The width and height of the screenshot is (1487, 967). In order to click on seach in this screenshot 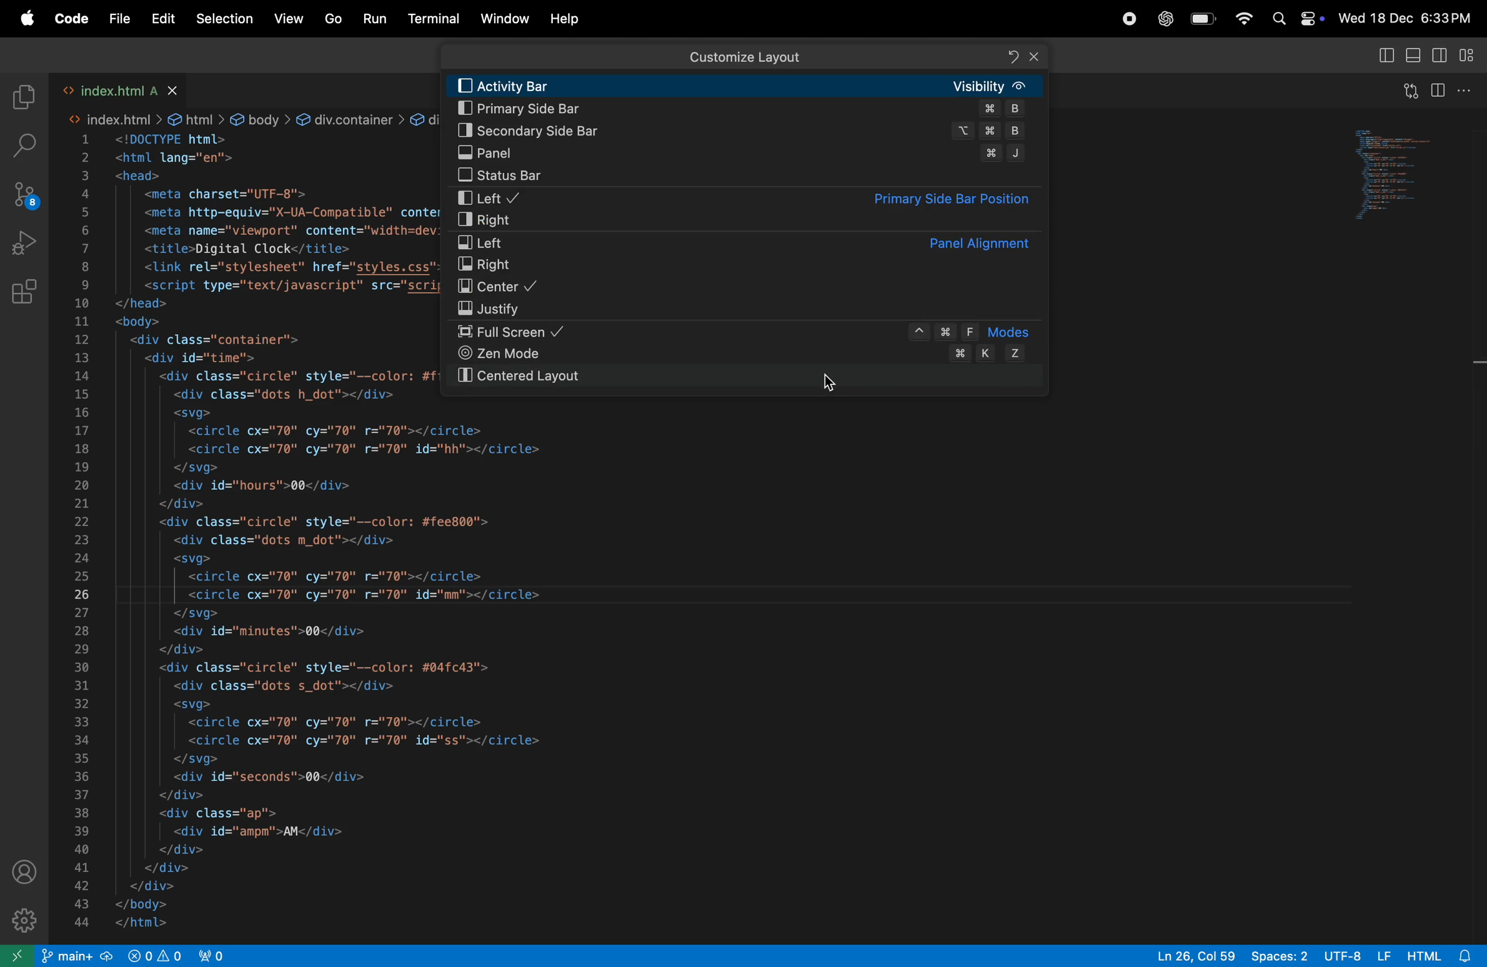, I will do `click(24, 145)`.